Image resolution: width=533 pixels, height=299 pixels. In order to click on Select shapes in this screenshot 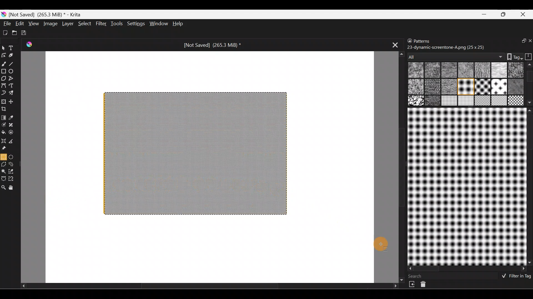, I will do `click(3, 48)`.